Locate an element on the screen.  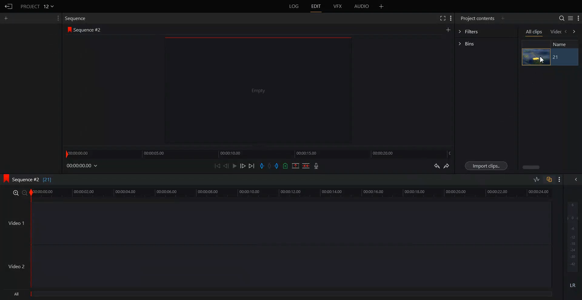
All clips is located at coordinates (534, 32).